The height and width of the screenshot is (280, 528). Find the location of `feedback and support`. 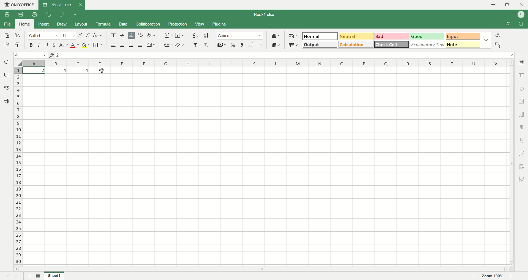

feedback and support is located at coordinates (7, 101).